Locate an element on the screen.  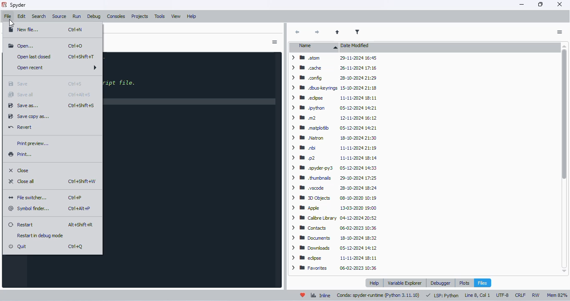
filter is located at coordinates (357, 31).